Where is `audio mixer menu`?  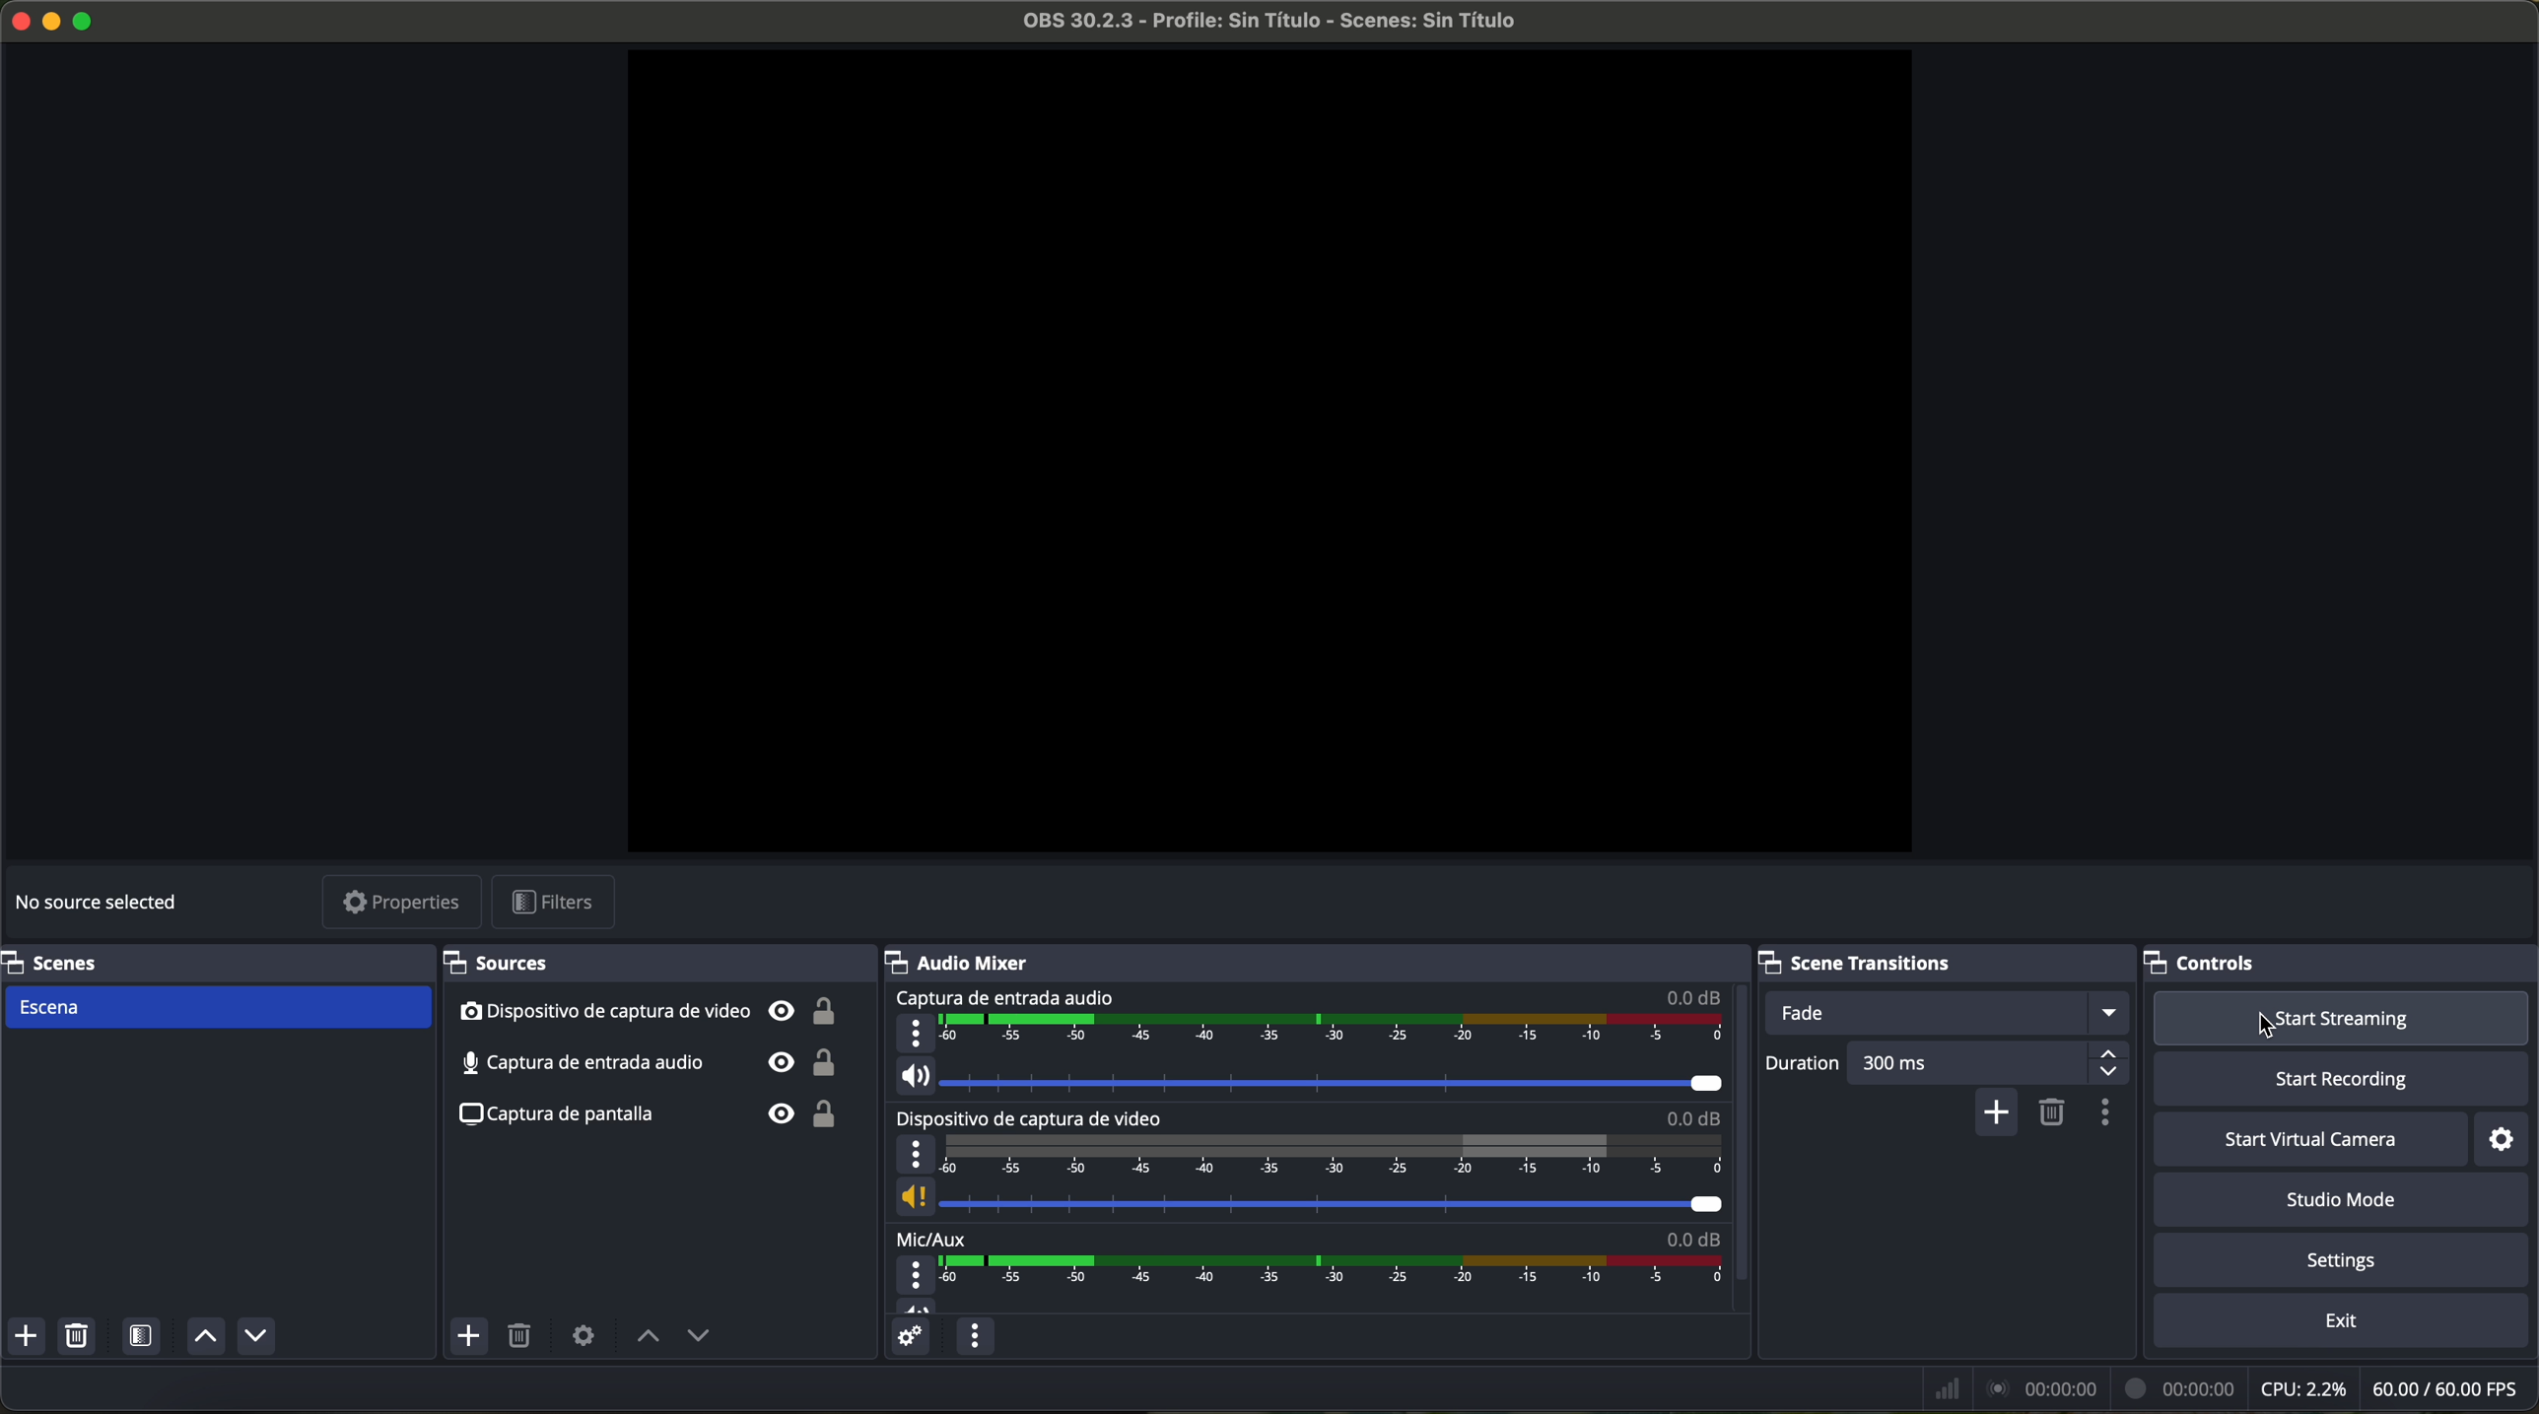
audio mixer menu is located at coordinates (972, 1337).